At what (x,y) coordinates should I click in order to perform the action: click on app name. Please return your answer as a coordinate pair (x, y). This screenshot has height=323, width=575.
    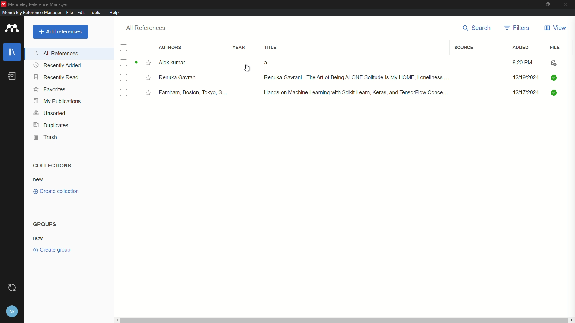
    Looking at the image, I should click on (39, 4).